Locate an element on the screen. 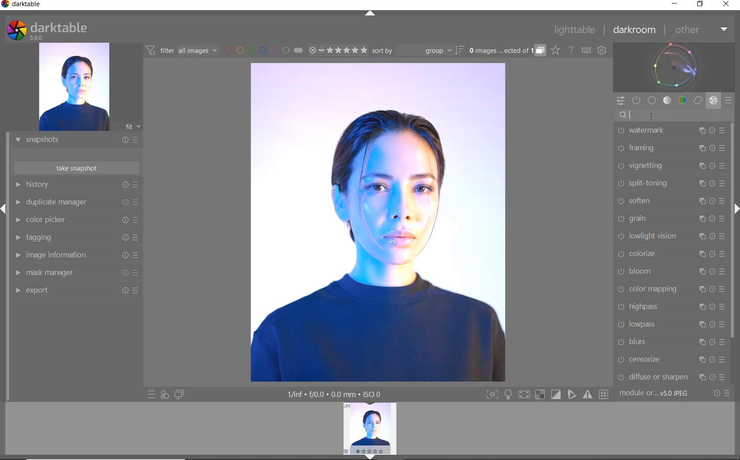 The height and width of the screenshot is (460, 740). CLICK TO CHANGE THE OVERLAYS SHOWN ON THUMBNAILS is located at coordinates (555, 50).